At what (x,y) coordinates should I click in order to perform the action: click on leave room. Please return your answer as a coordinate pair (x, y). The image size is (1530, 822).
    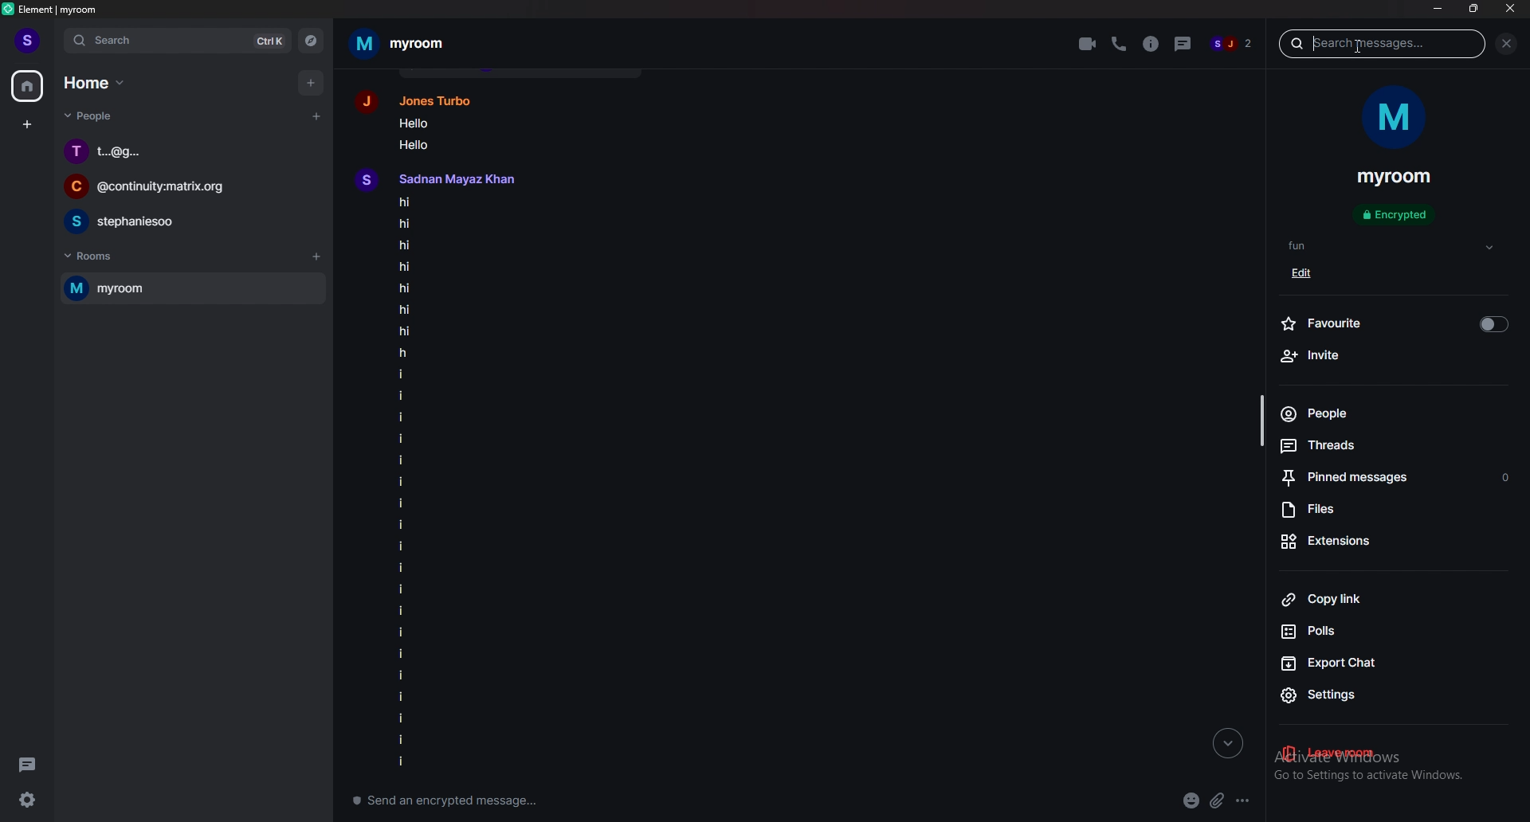
    Looking at the image, I should click on (1364, 755).